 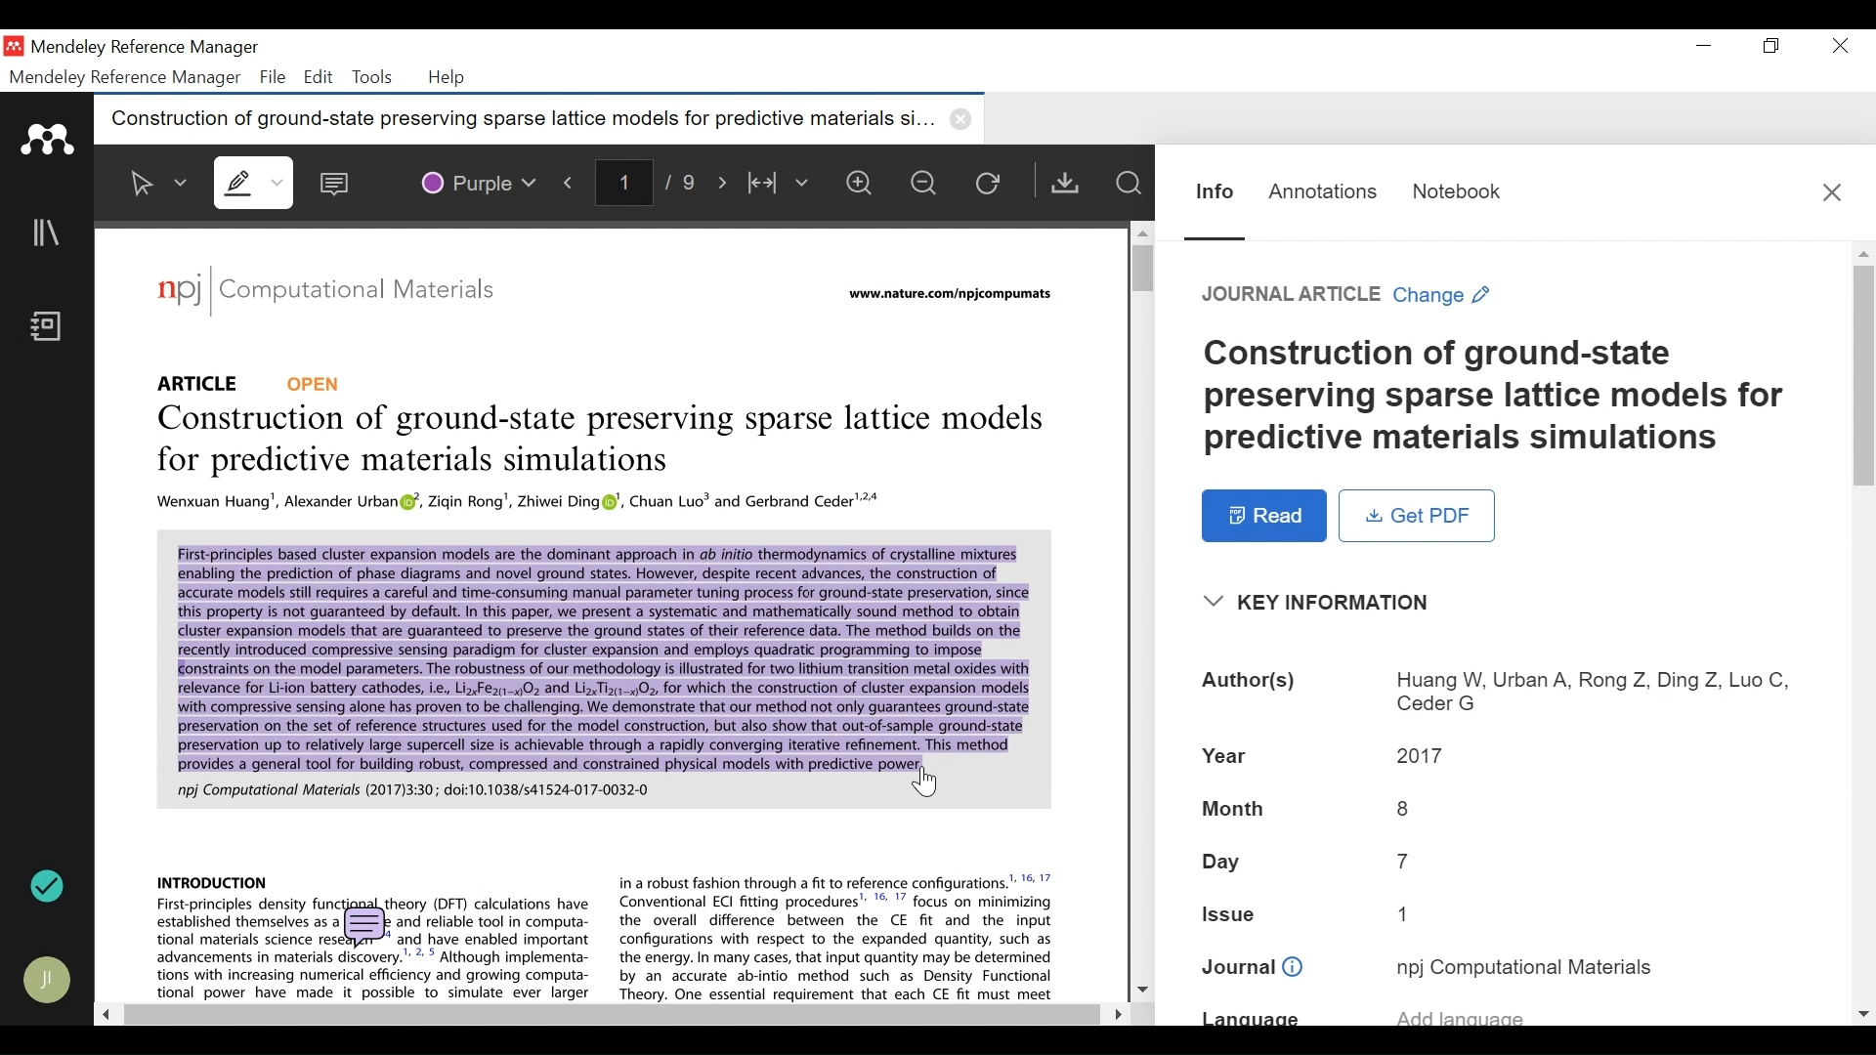 What do you see at coordinates (368, 928) in the screenshot?
I see `comment` at bounding box center [368, 928].